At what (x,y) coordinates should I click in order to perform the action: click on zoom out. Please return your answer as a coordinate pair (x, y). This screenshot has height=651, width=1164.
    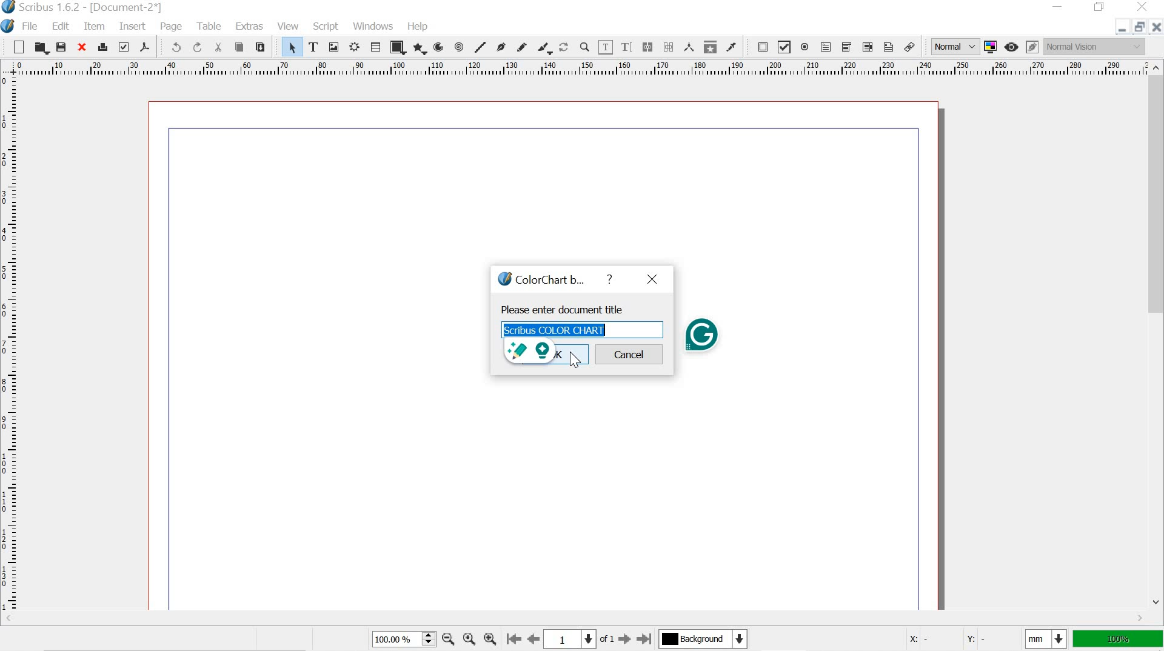
    Looking at the image, I should click on (449, 641).